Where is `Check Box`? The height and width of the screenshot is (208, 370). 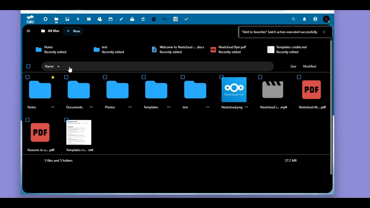 Check Box is located at coordinates (64, 118).